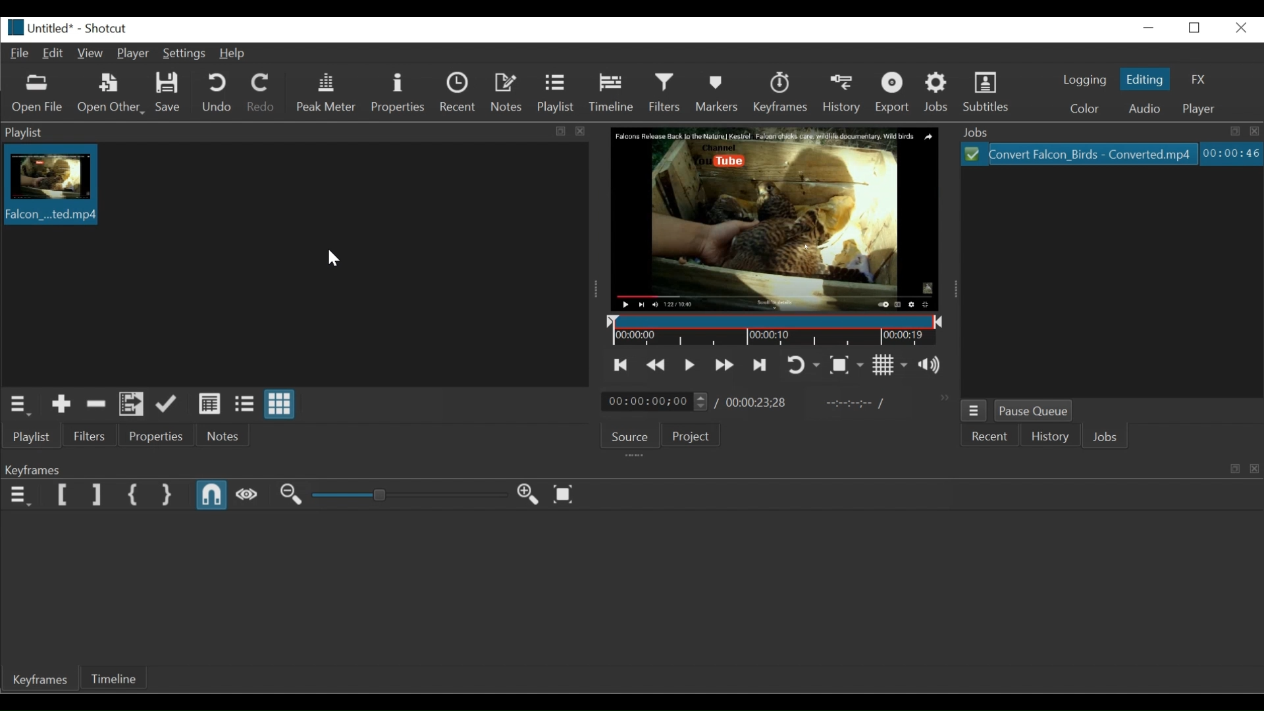  What do you see at coordinates (459, 92) in the screenshot?
I see `Recent` at bounding box center [459, 92].